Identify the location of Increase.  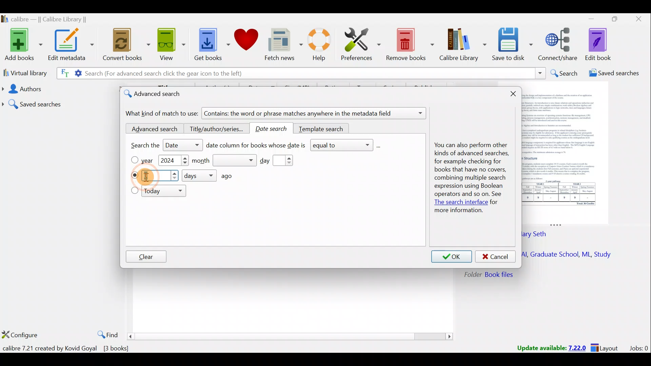
(185, 158).